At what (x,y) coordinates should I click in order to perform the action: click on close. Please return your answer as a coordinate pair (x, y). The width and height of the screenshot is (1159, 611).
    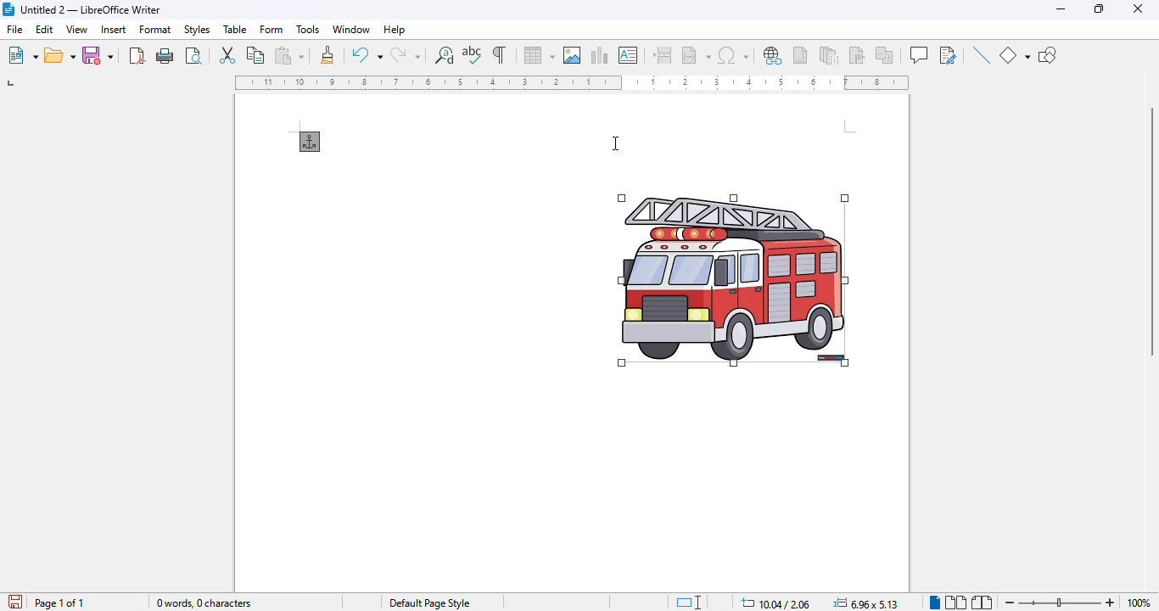
    Looking at the image, I should click on (1138, 8).